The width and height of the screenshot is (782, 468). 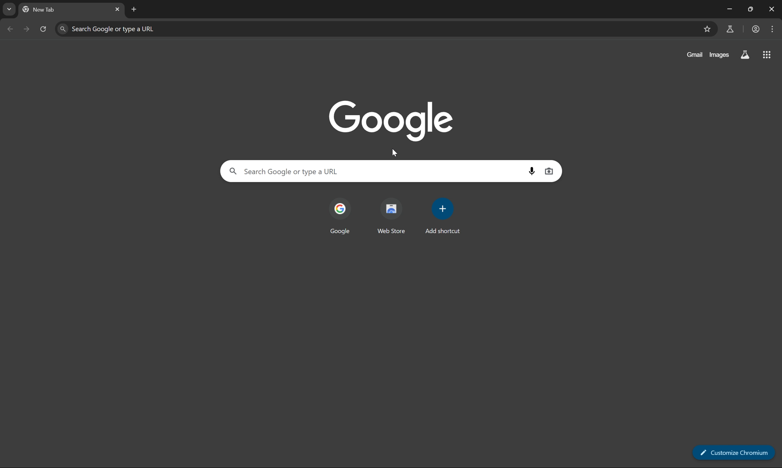 I want to click on images, so click(x=721, y=54).